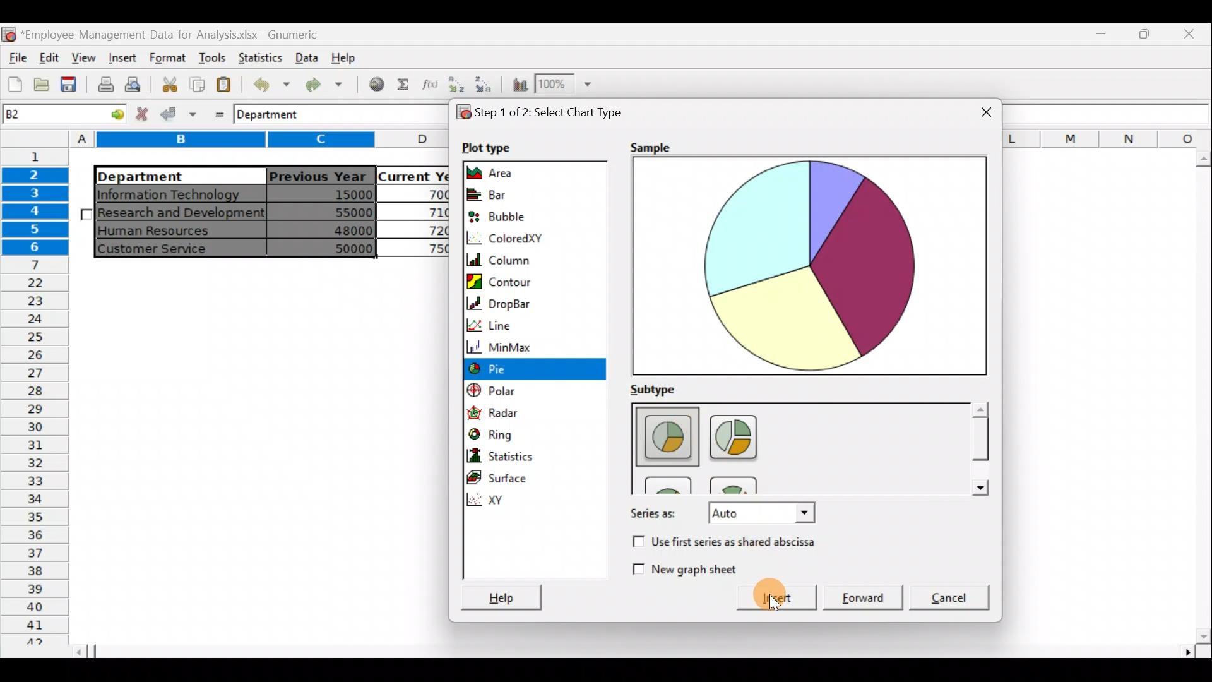 The height and width of the screenshot is (682, 1212). What do you see at coordinates (179, 114) in the screenshot?
I see `Accept change` at bounding box center [179, 114].